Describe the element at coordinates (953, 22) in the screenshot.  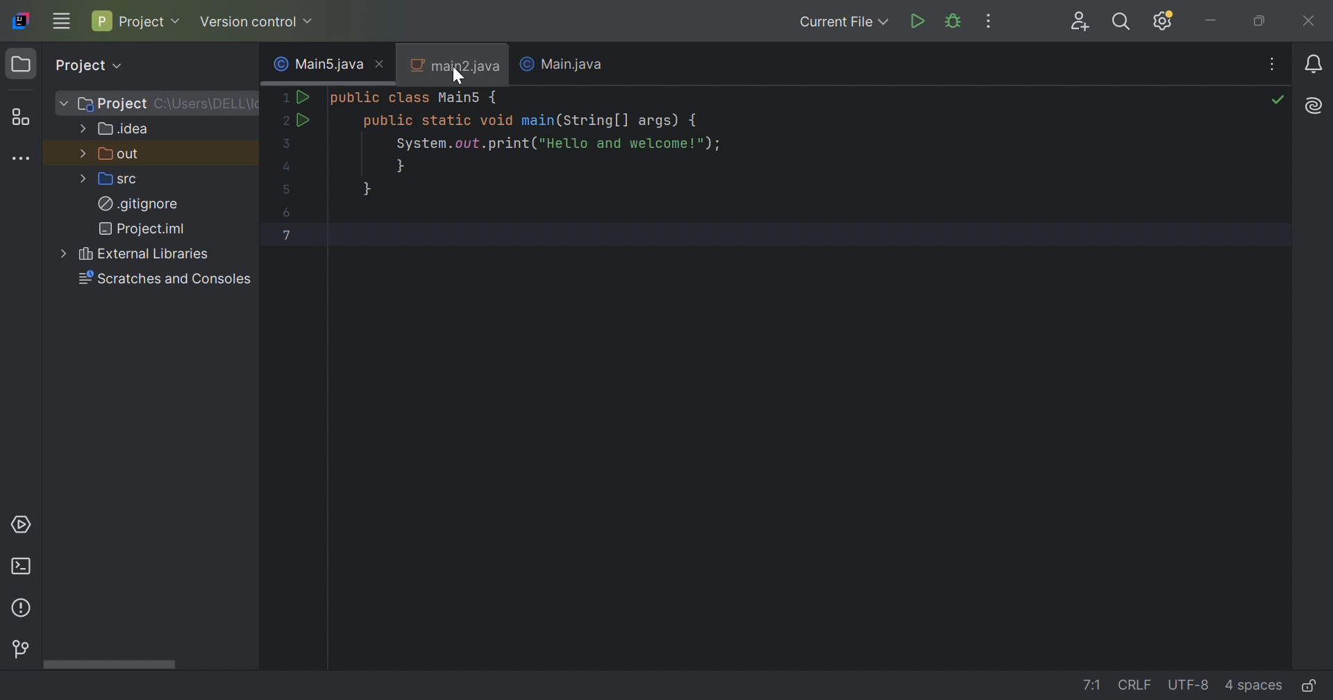
I see `Debug` at that location.